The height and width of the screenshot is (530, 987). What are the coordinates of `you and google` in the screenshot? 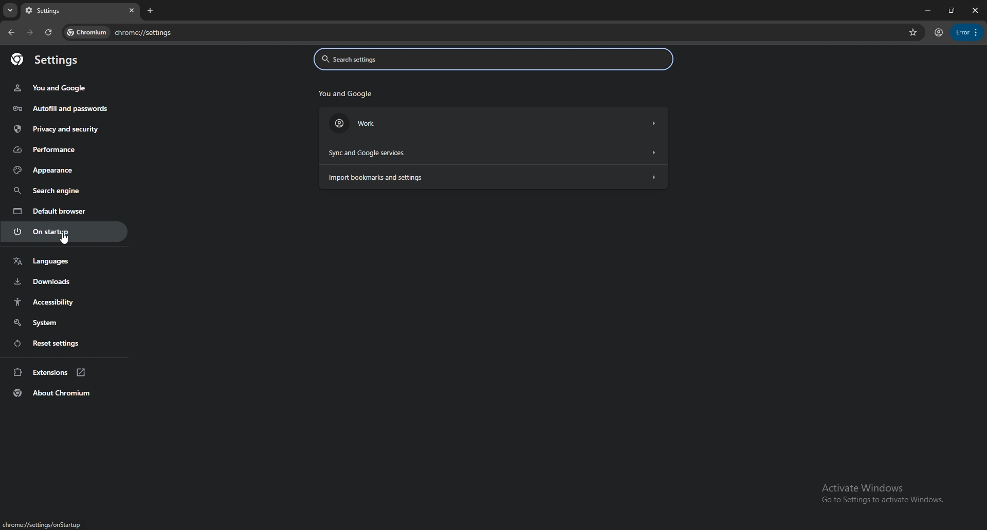 It's located at (348, 93).